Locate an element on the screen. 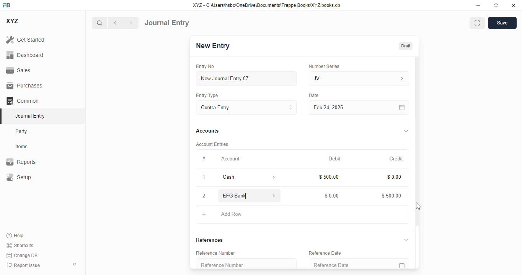 The image size is (522, 275). account information is located at coordinates (272, 177).